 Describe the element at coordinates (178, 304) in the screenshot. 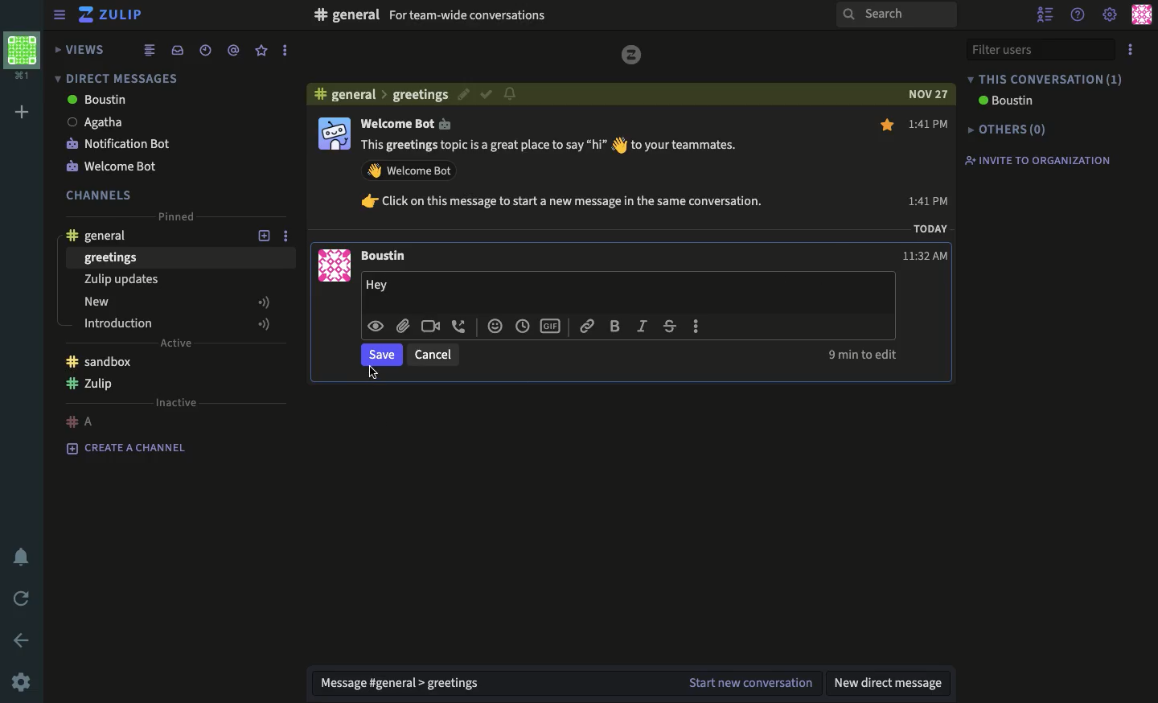

I see `new` at that location.